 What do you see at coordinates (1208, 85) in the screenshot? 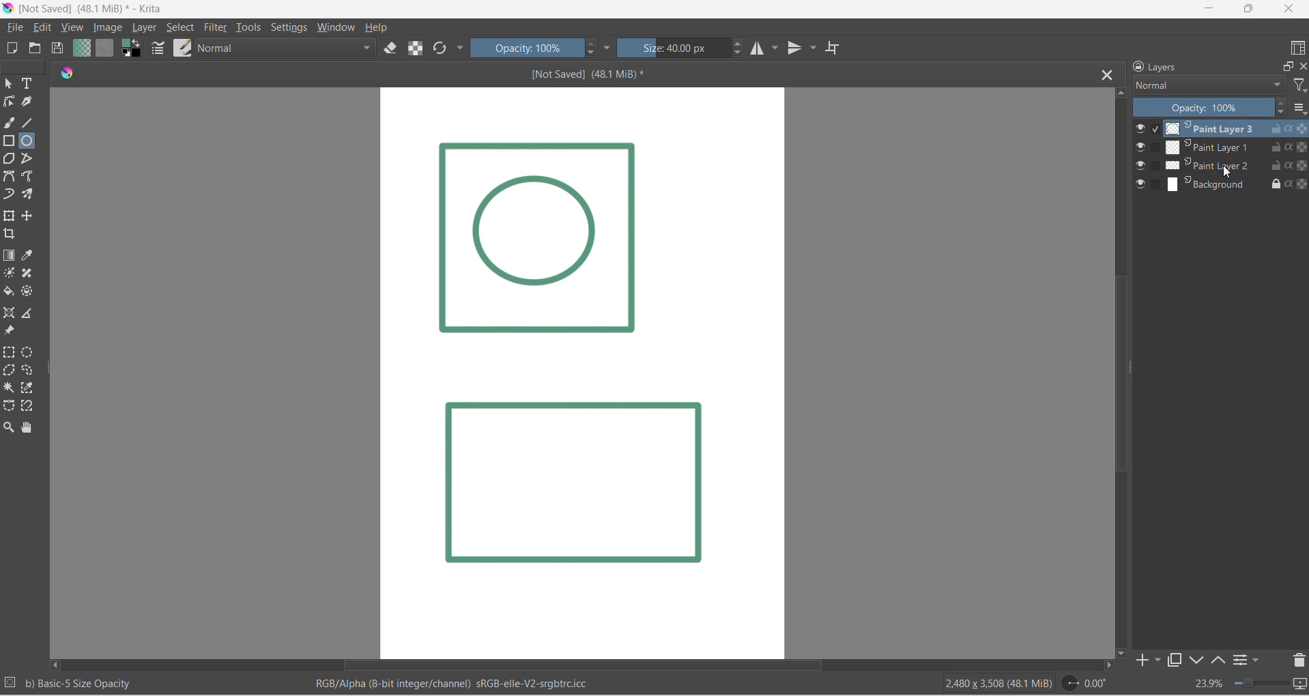
I see `layer type` at bounding box center [1208, 85].